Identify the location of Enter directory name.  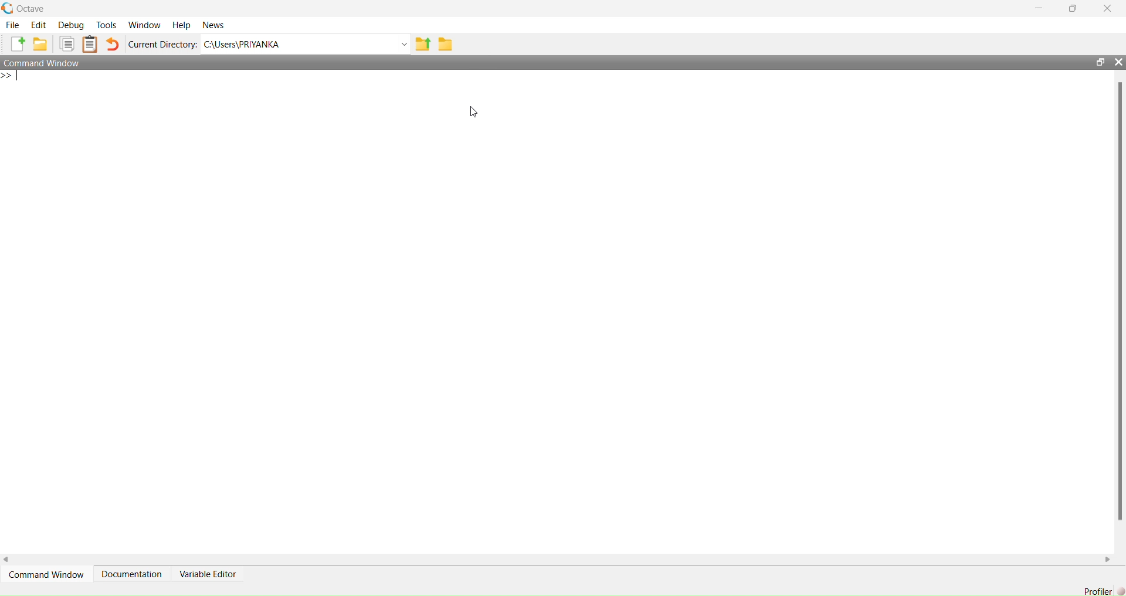
(404, 45).